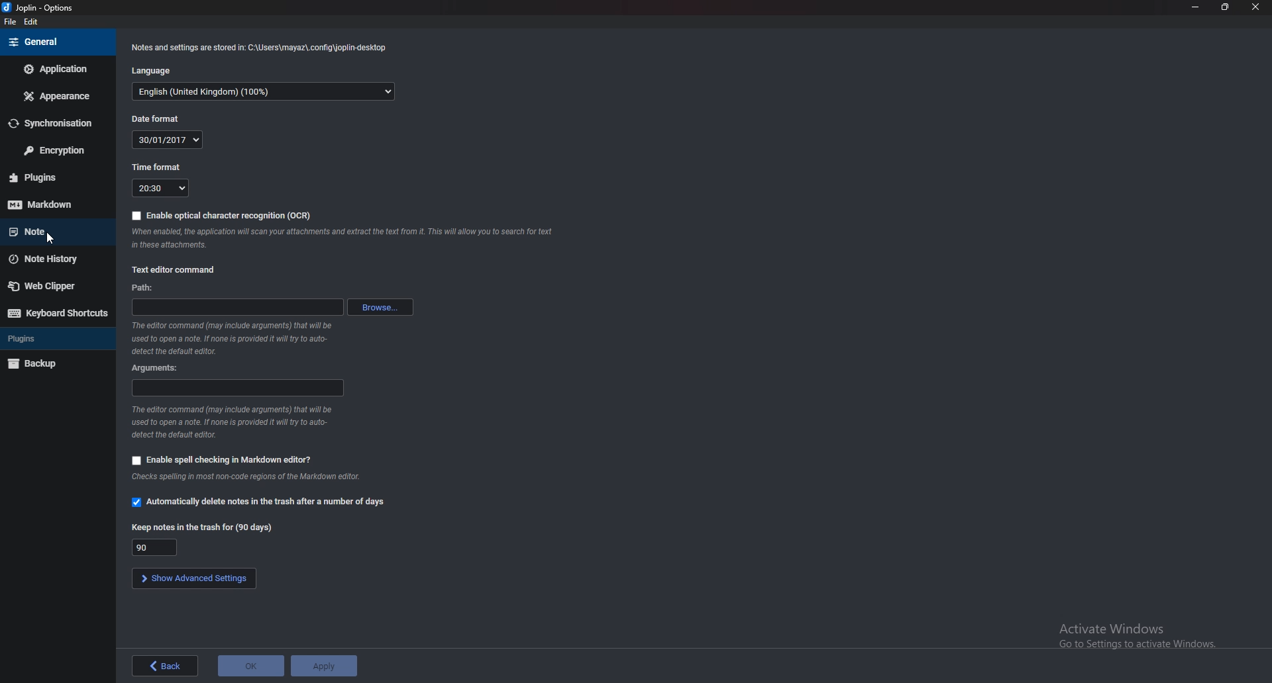 The image size is (1272, 683). Describe the element at coordinates (379, 305) in the screenshot. I see `browse` at that location.